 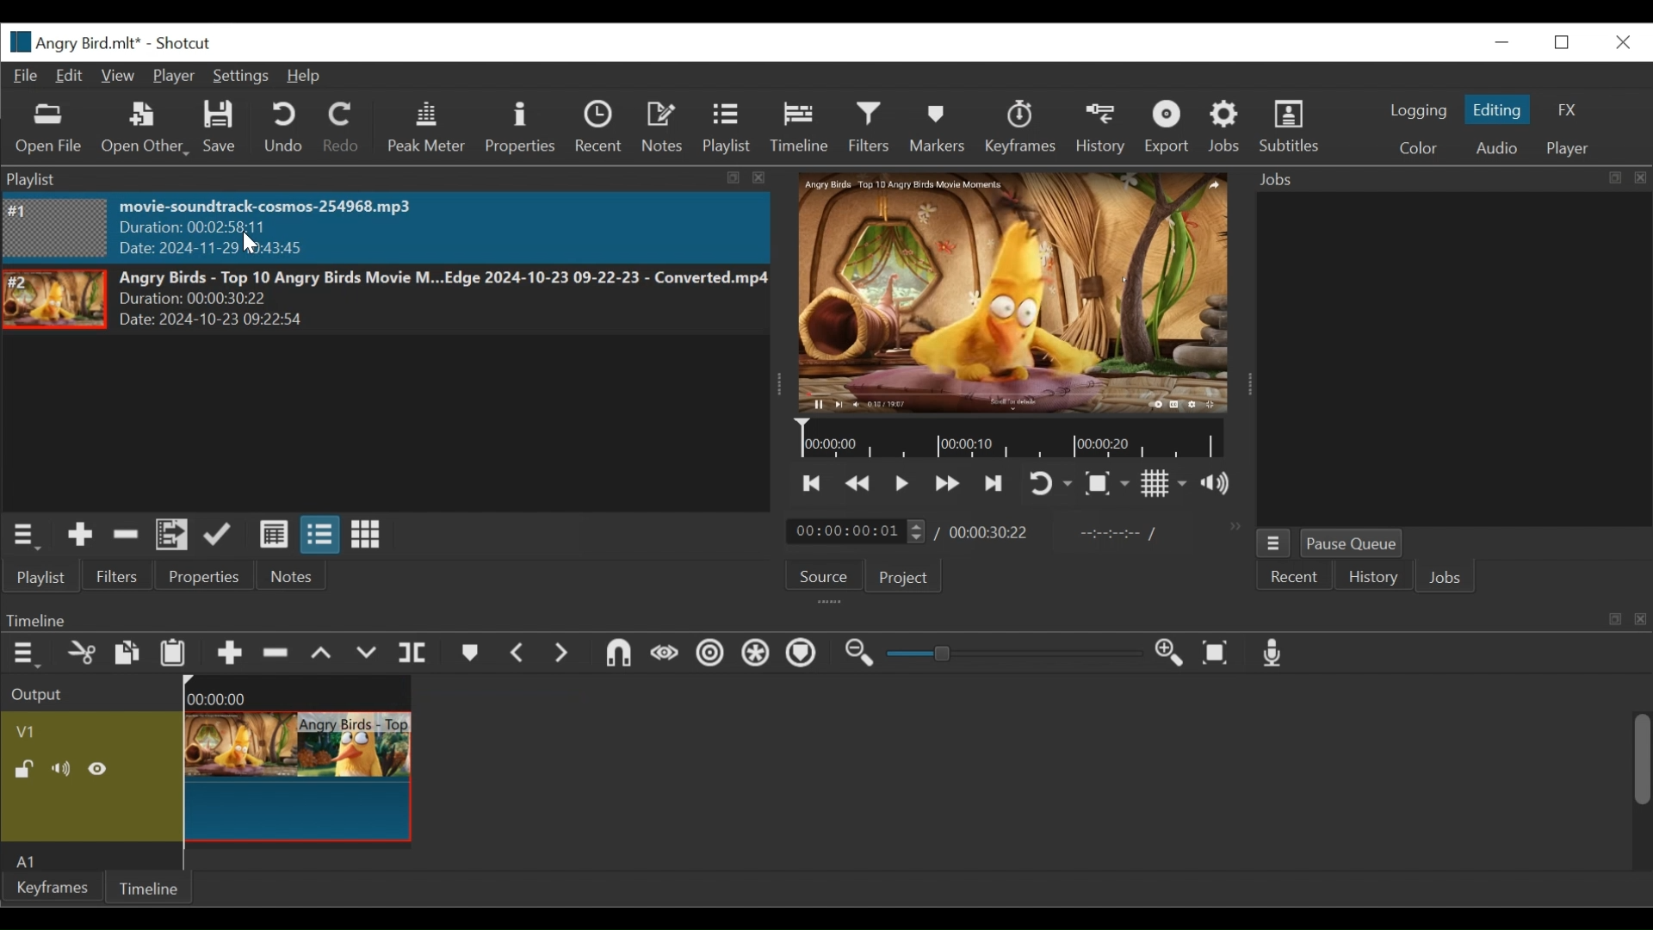 I want to click on View, so click(x=118, y=75).